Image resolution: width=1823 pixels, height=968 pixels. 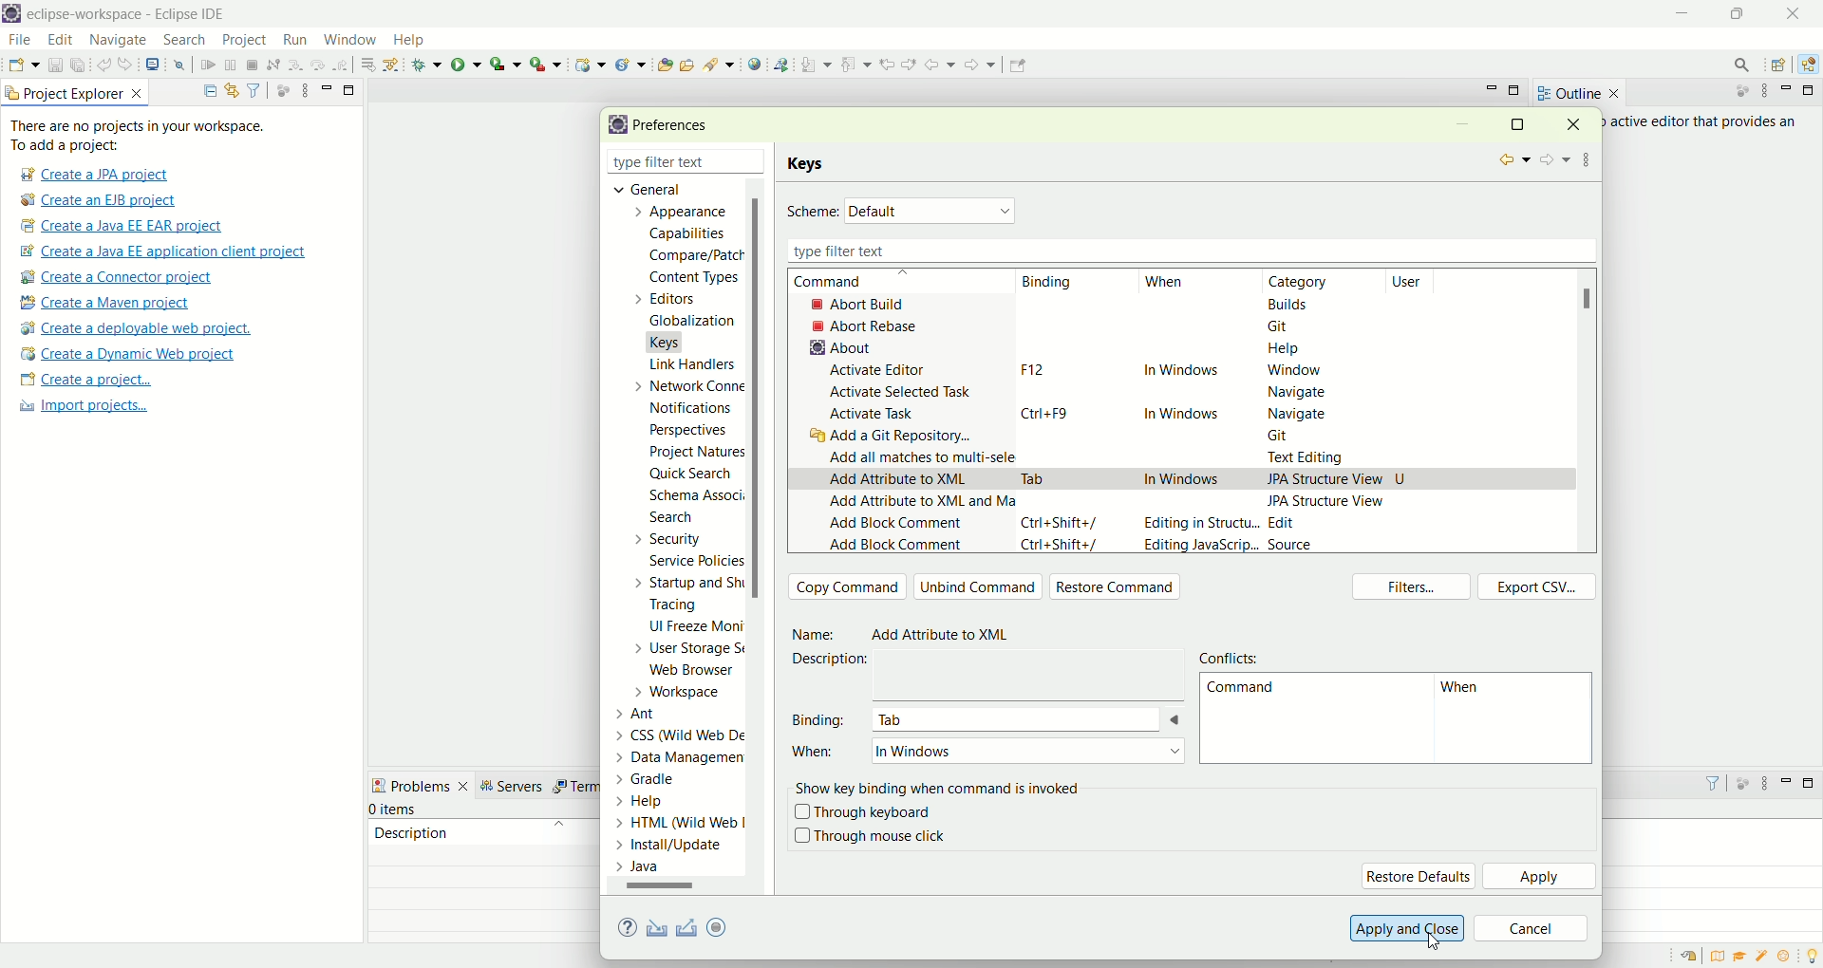 What do you see at coordinates (1418, 876) in the screenshot?
I see `restore default` at bounding box center [1418, 876].